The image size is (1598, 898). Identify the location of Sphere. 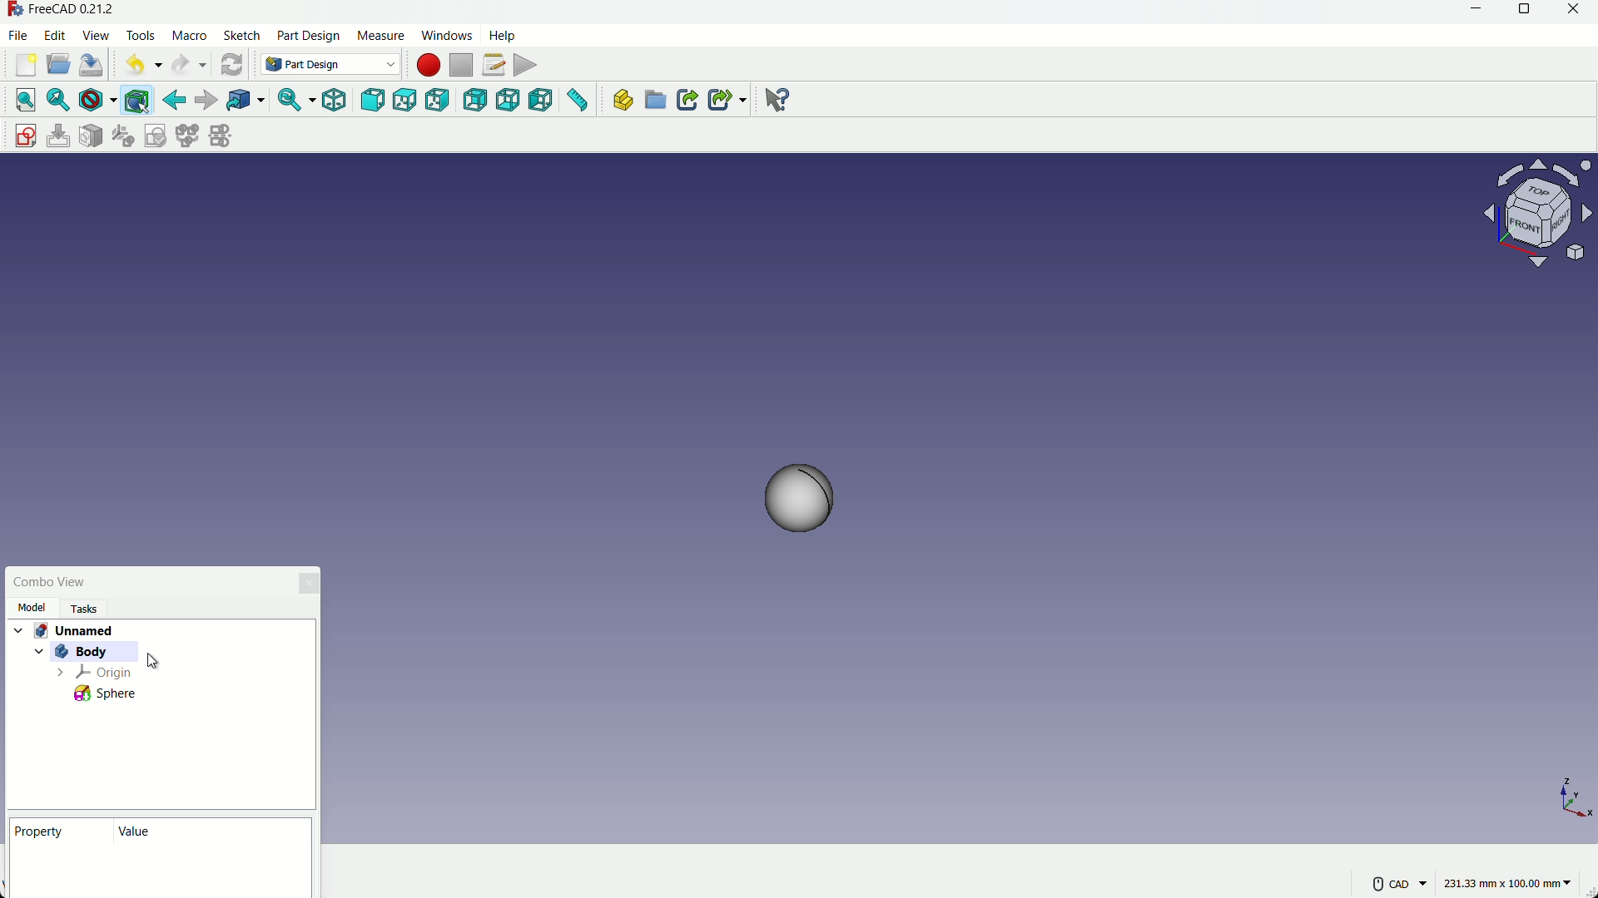
(107, 694).